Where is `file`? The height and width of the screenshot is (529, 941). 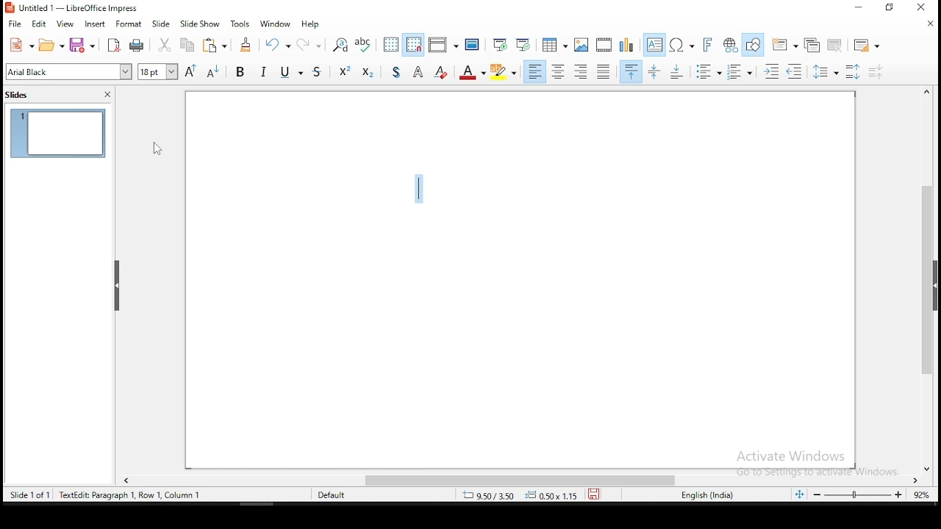
file is located at coordinates (15, 24).